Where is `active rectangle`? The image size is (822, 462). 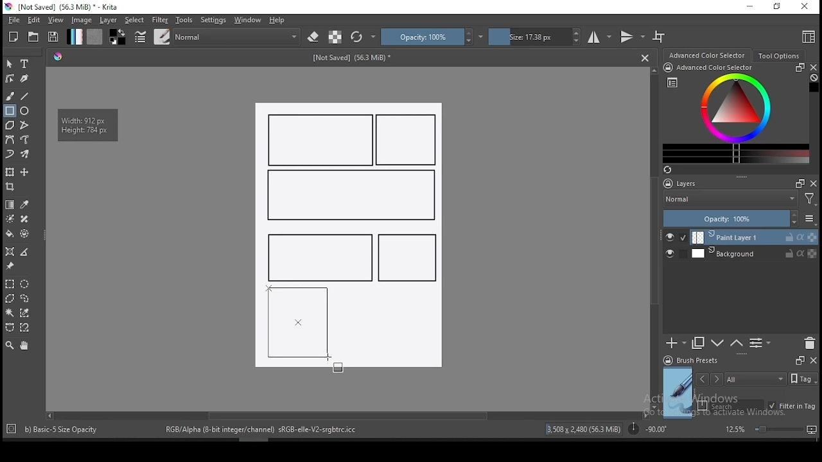 active rectangle is located at coordinates (298, 322).